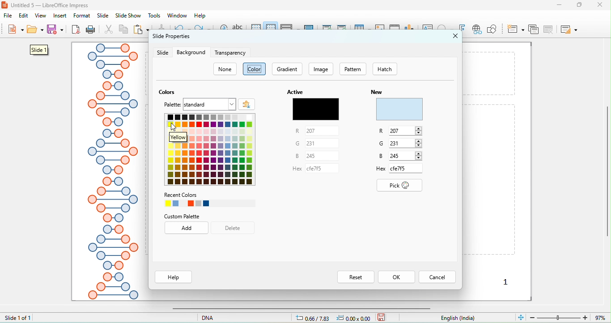 The height and width of the screenshot is (323, 611). I want to click on view, so click(40, 16).